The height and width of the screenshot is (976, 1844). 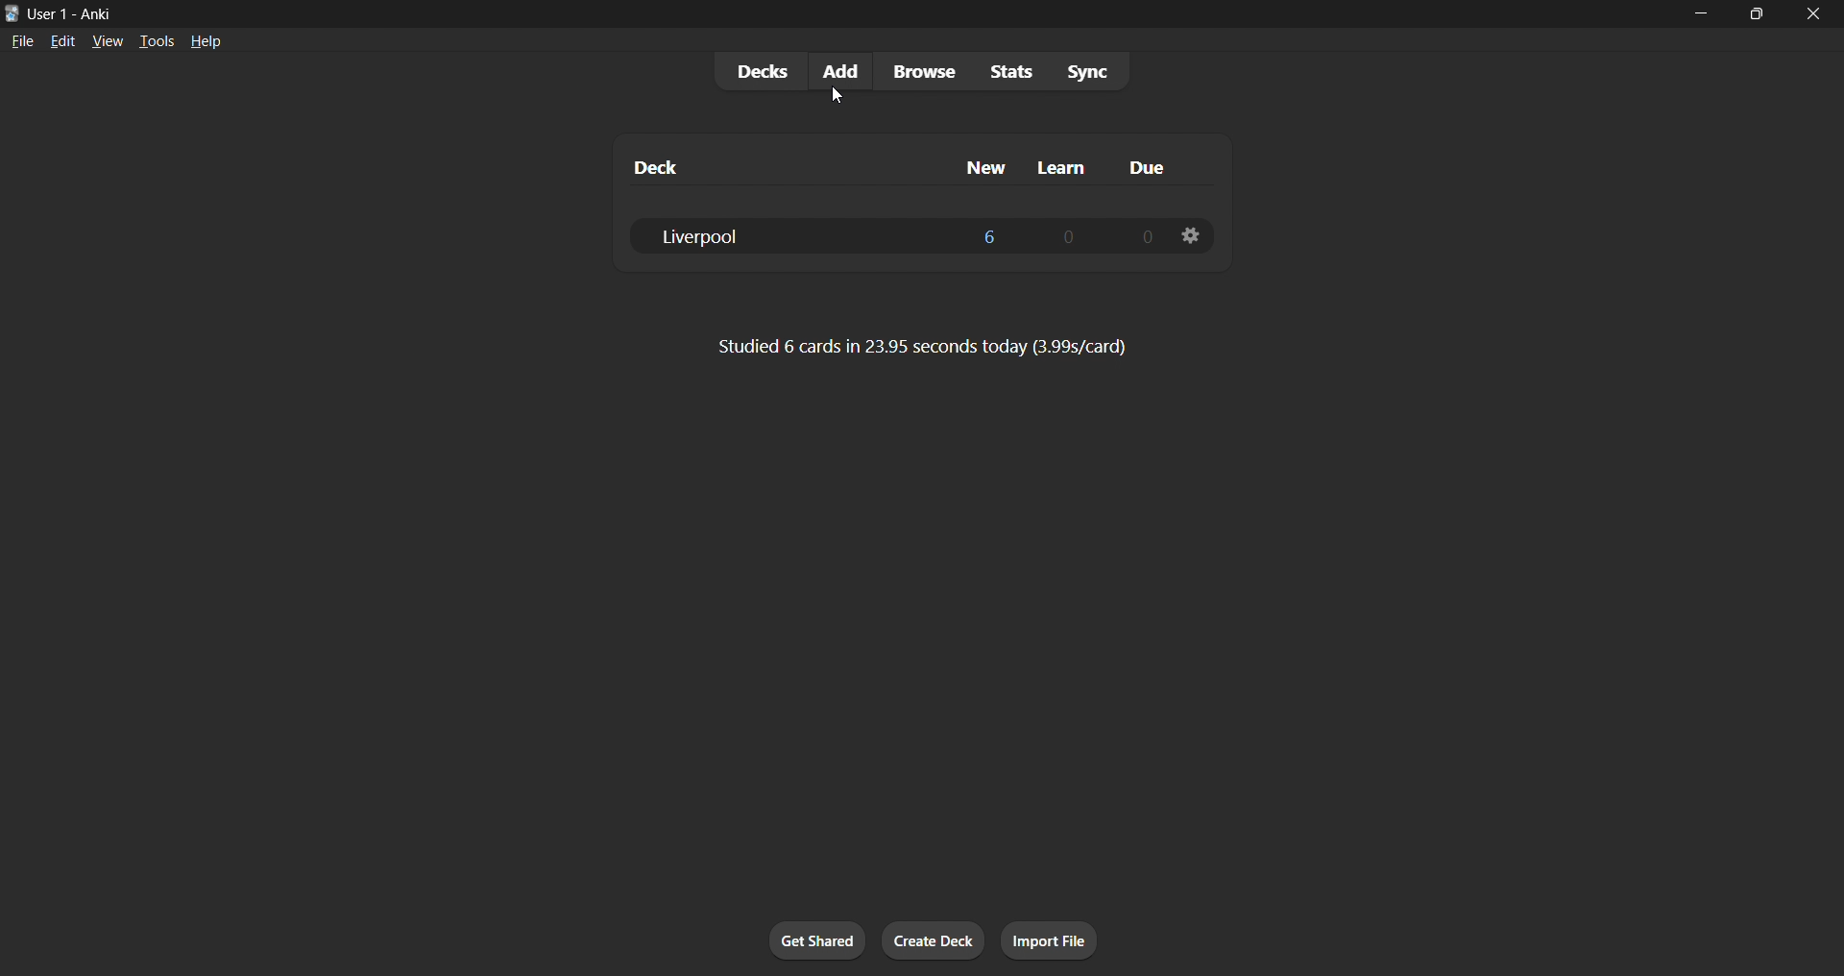 What do you see at coordinates (989, 235) in the screenshot?
I see `New cards` at bounding box center [989, 235].